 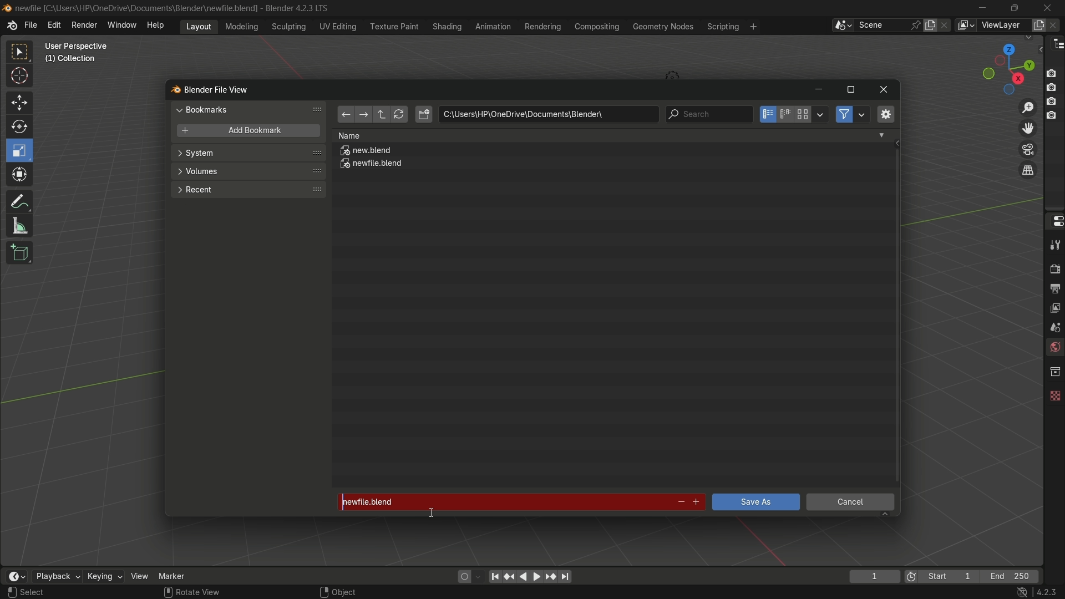 What do you see at coordinates (72, 61) in the screenshot?
I see `Collection` at bounding box center [72, 61].